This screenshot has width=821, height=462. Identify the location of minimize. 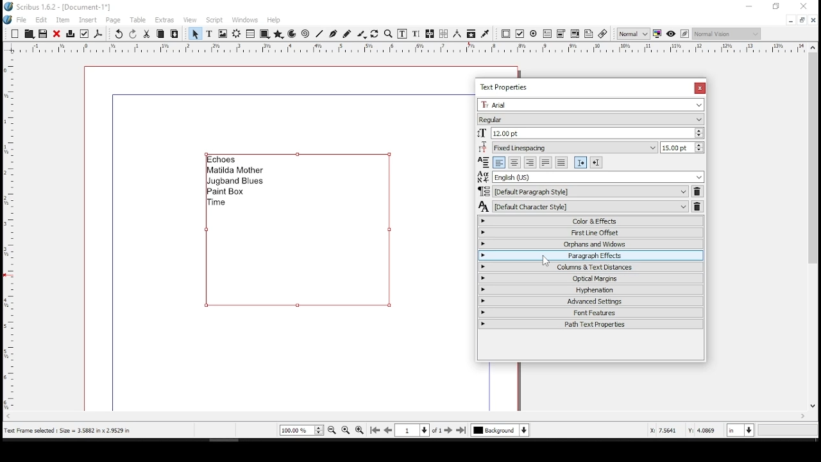
(790, 21).